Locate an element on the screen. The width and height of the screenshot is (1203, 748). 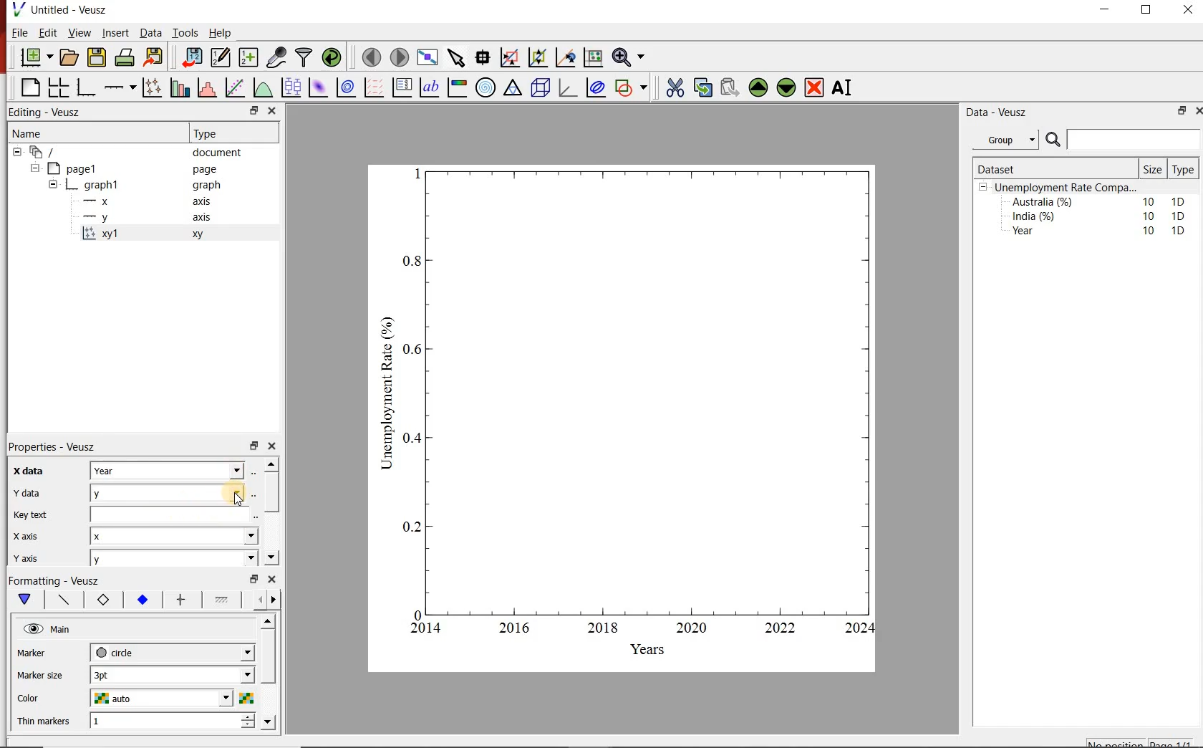
plot 2d datasets as contours is located at coordinates (345, 87).